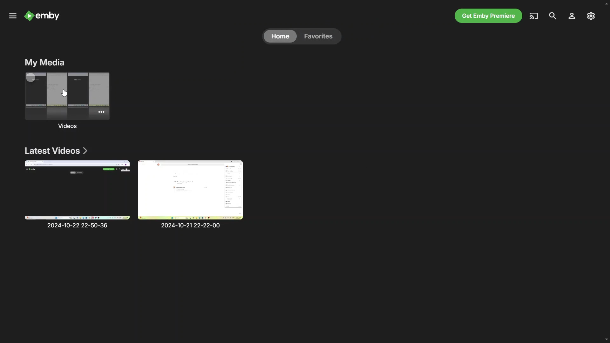 This screenshot has height=343, width=610. Describe the element at coordinates (489, 16) in the screenshot. I see `get emby premiere` at that location.